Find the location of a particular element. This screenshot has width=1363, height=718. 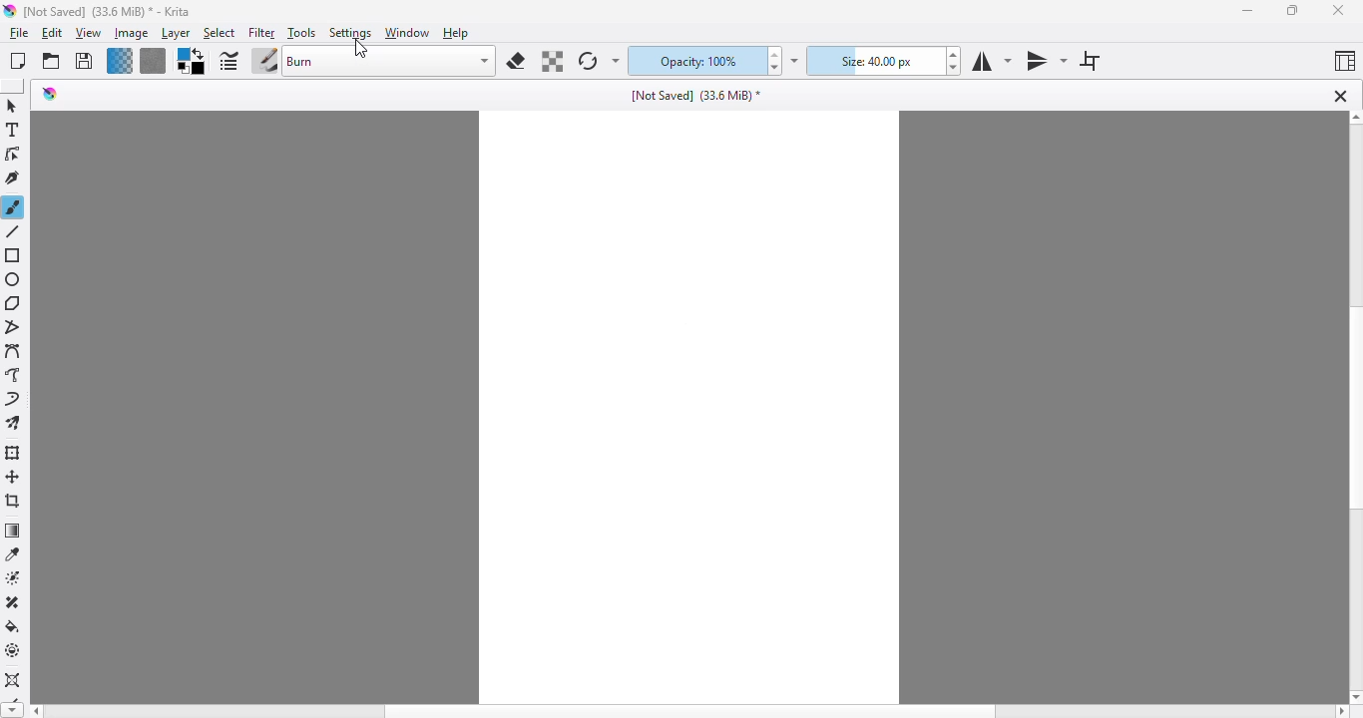

reload original preset is located at coordinates (587, 61).